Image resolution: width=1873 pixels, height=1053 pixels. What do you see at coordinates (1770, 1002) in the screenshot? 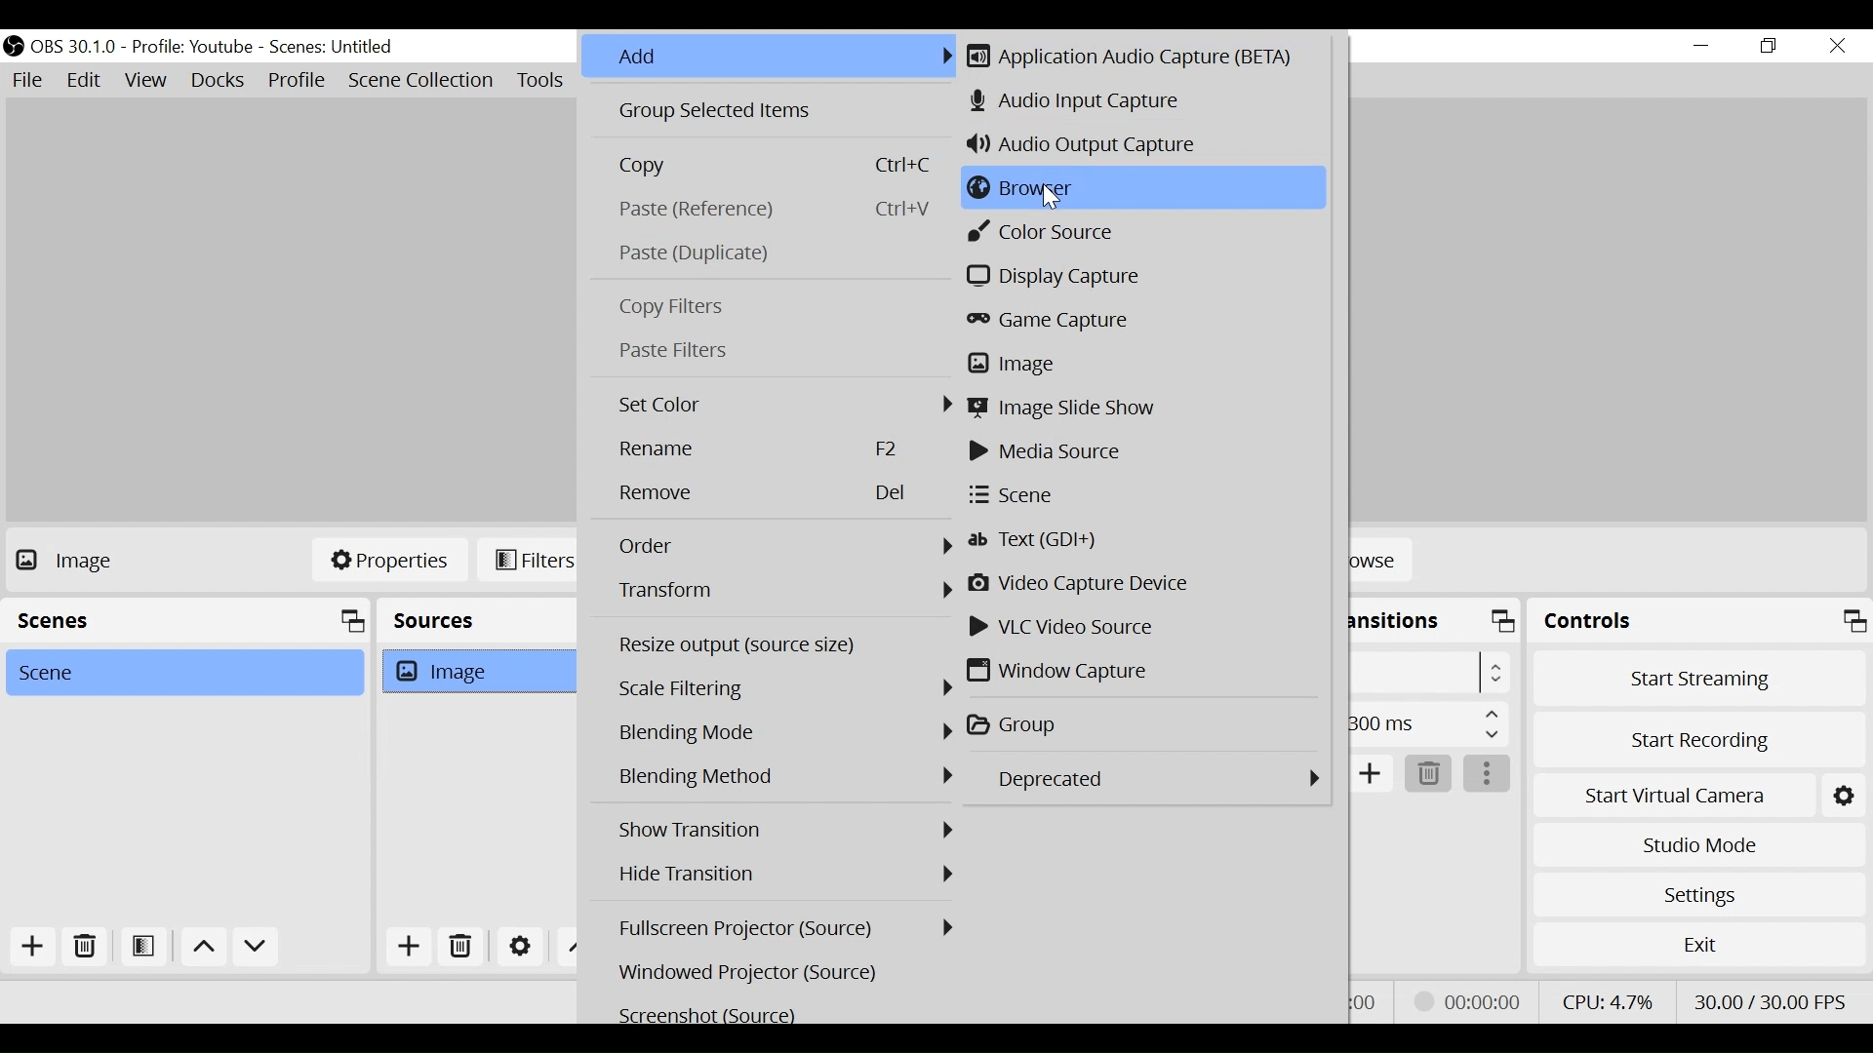
I see `Frame Per Second` at bounding box center [1770, 1002].